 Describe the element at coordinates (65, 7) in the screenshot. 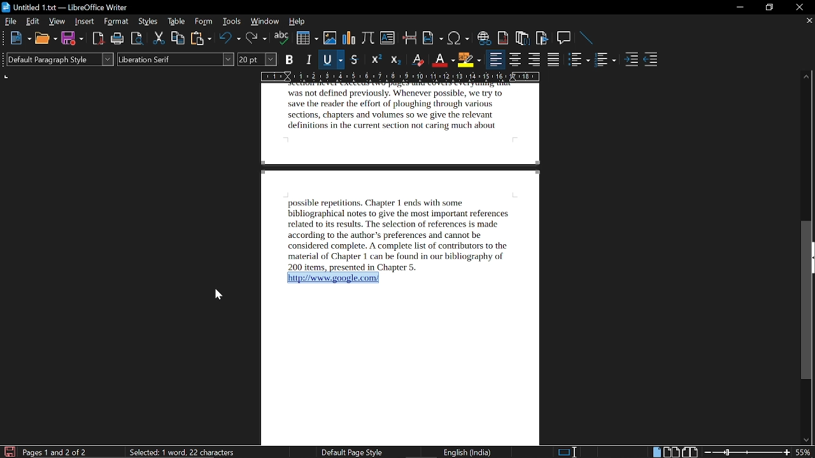

I see `current window` at that location.